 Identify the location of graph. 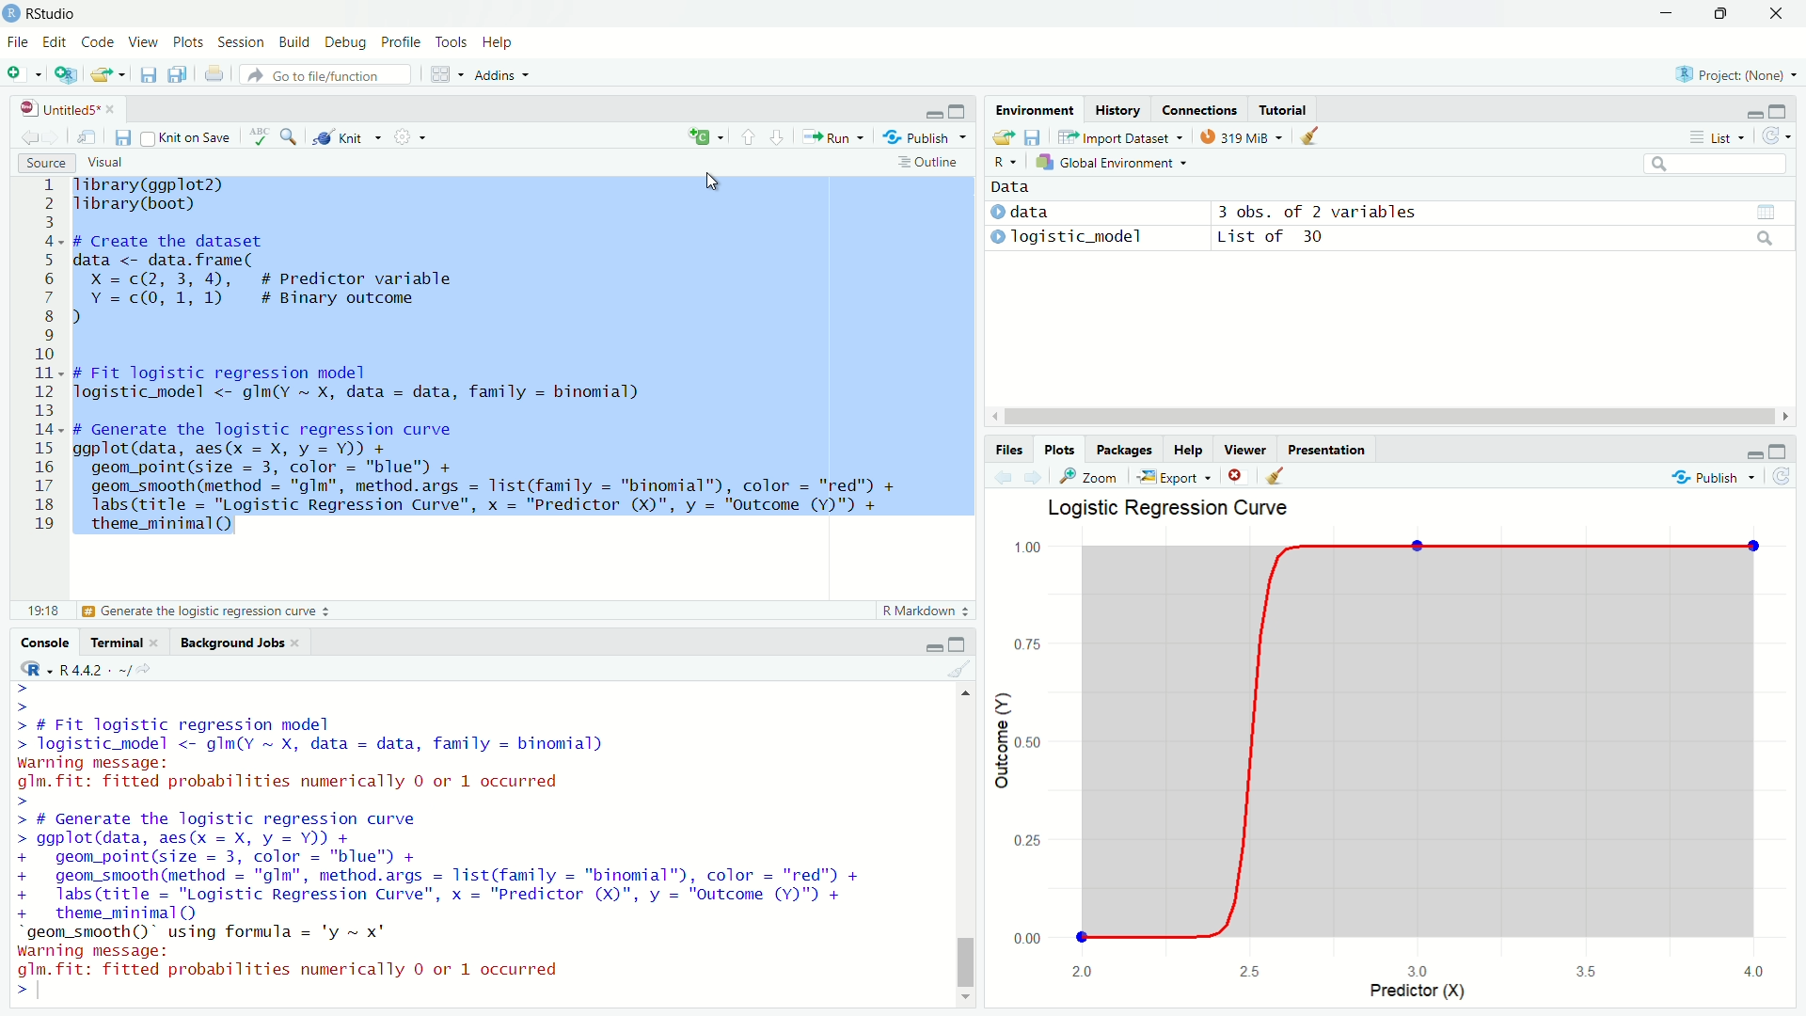
(1397, 754).